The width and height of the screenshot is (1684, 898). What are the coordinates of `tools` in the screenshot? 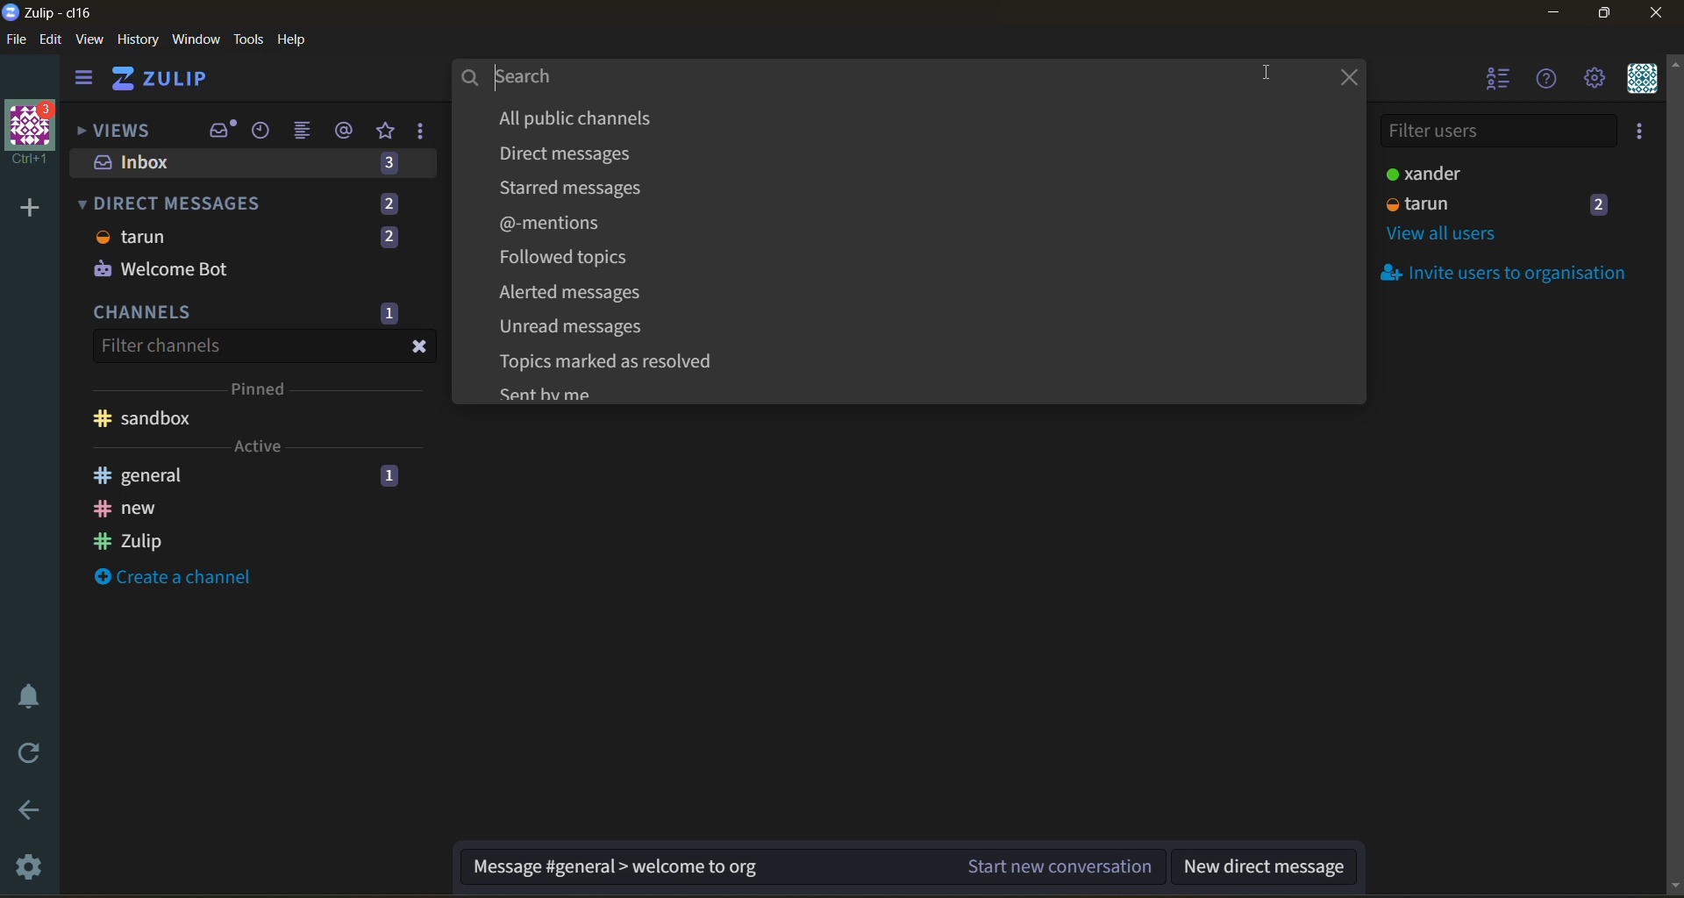 It's located at (248, 39).